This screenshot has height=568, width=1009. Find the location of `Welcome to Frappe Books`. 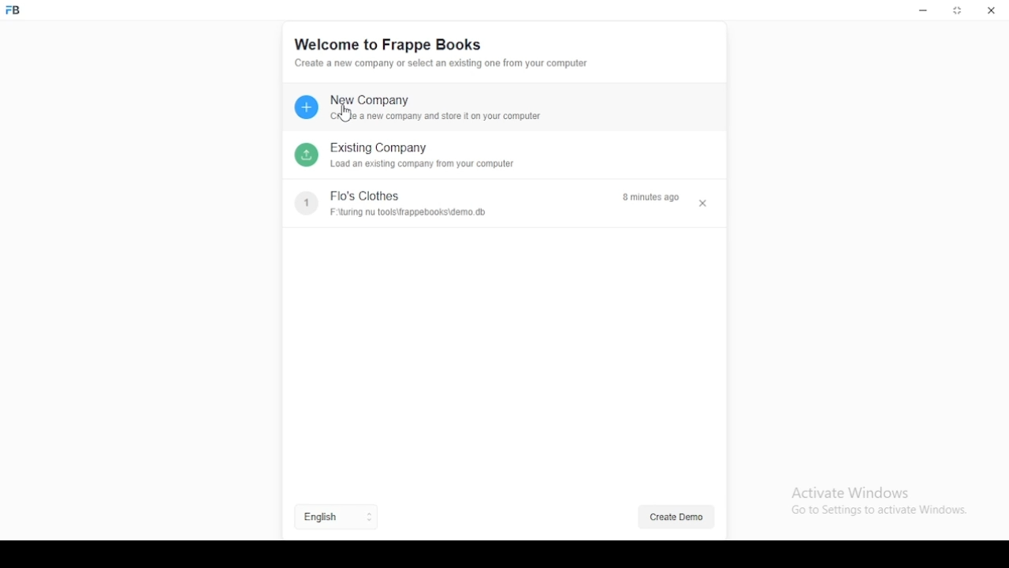

Welcome to Frappe Books is located at coordinates (386, 44).